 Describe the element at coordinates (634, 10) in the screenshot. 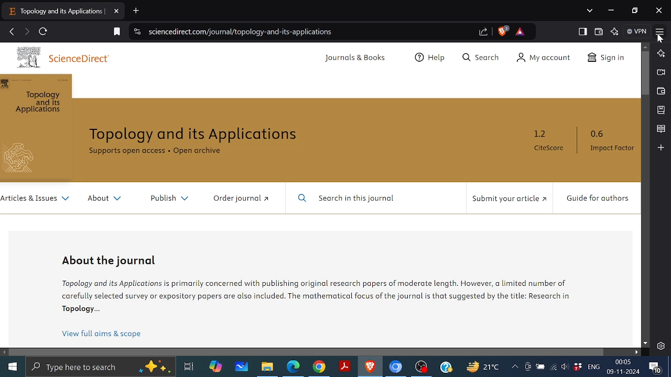

I see `Restore down` at that location.